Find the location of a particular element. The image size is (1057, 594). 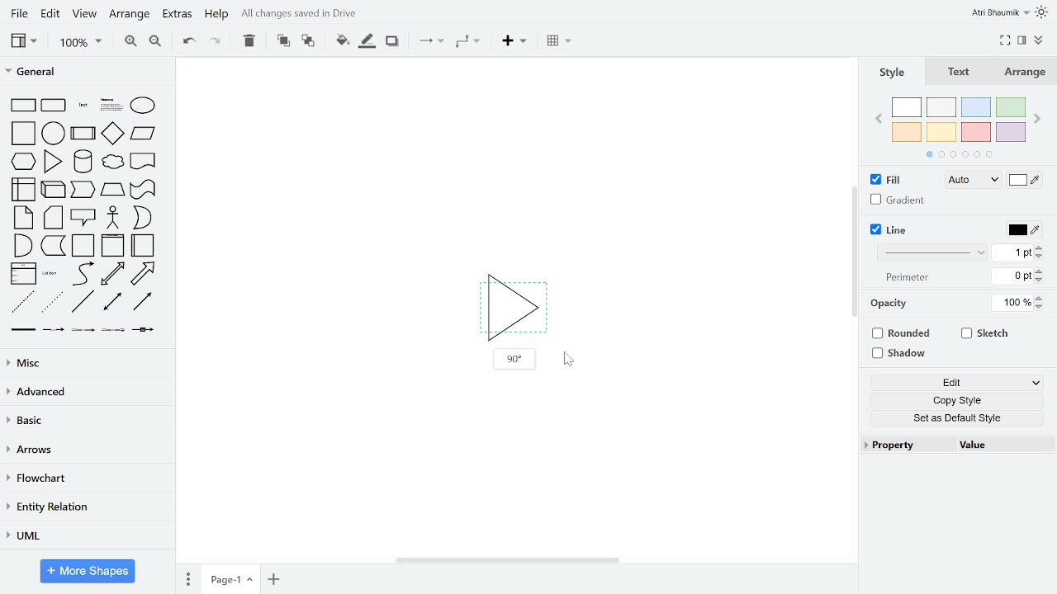

zoom out is located at coordinates (154, 42).